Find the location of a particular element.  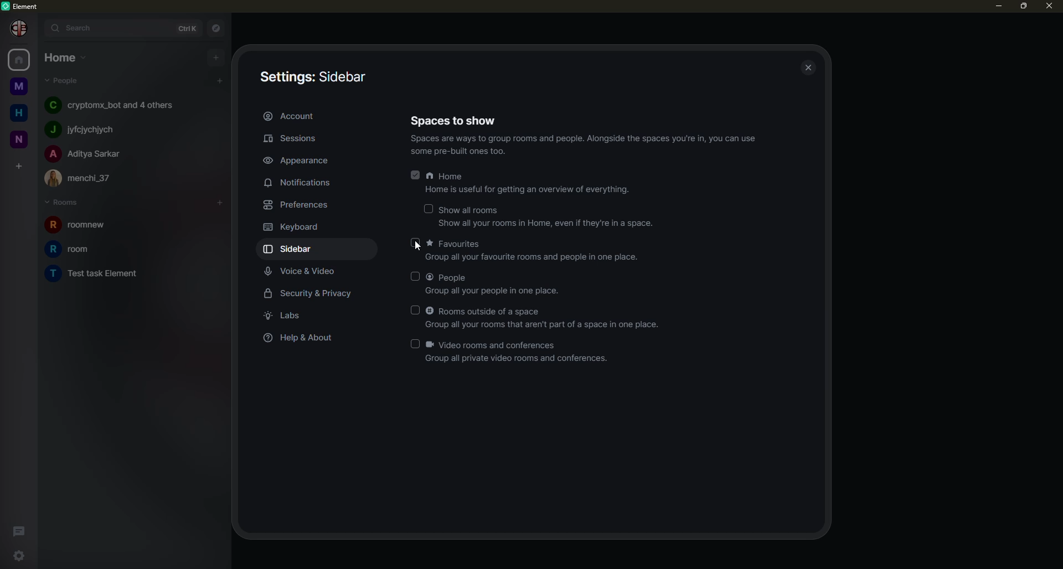

voice & video is located at coordinates (304, 272).